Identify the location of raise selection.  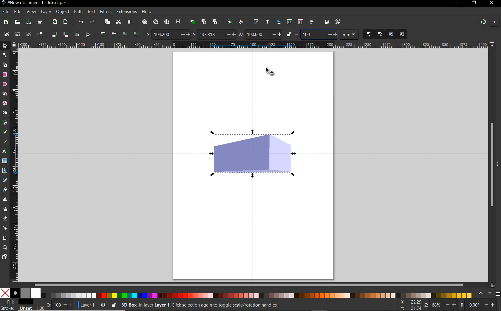
(113, 35).